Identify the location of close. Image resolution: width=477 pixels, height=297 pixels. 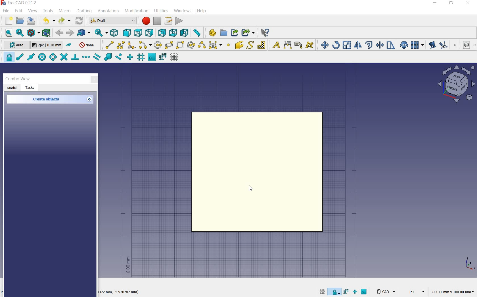
(94, 80).